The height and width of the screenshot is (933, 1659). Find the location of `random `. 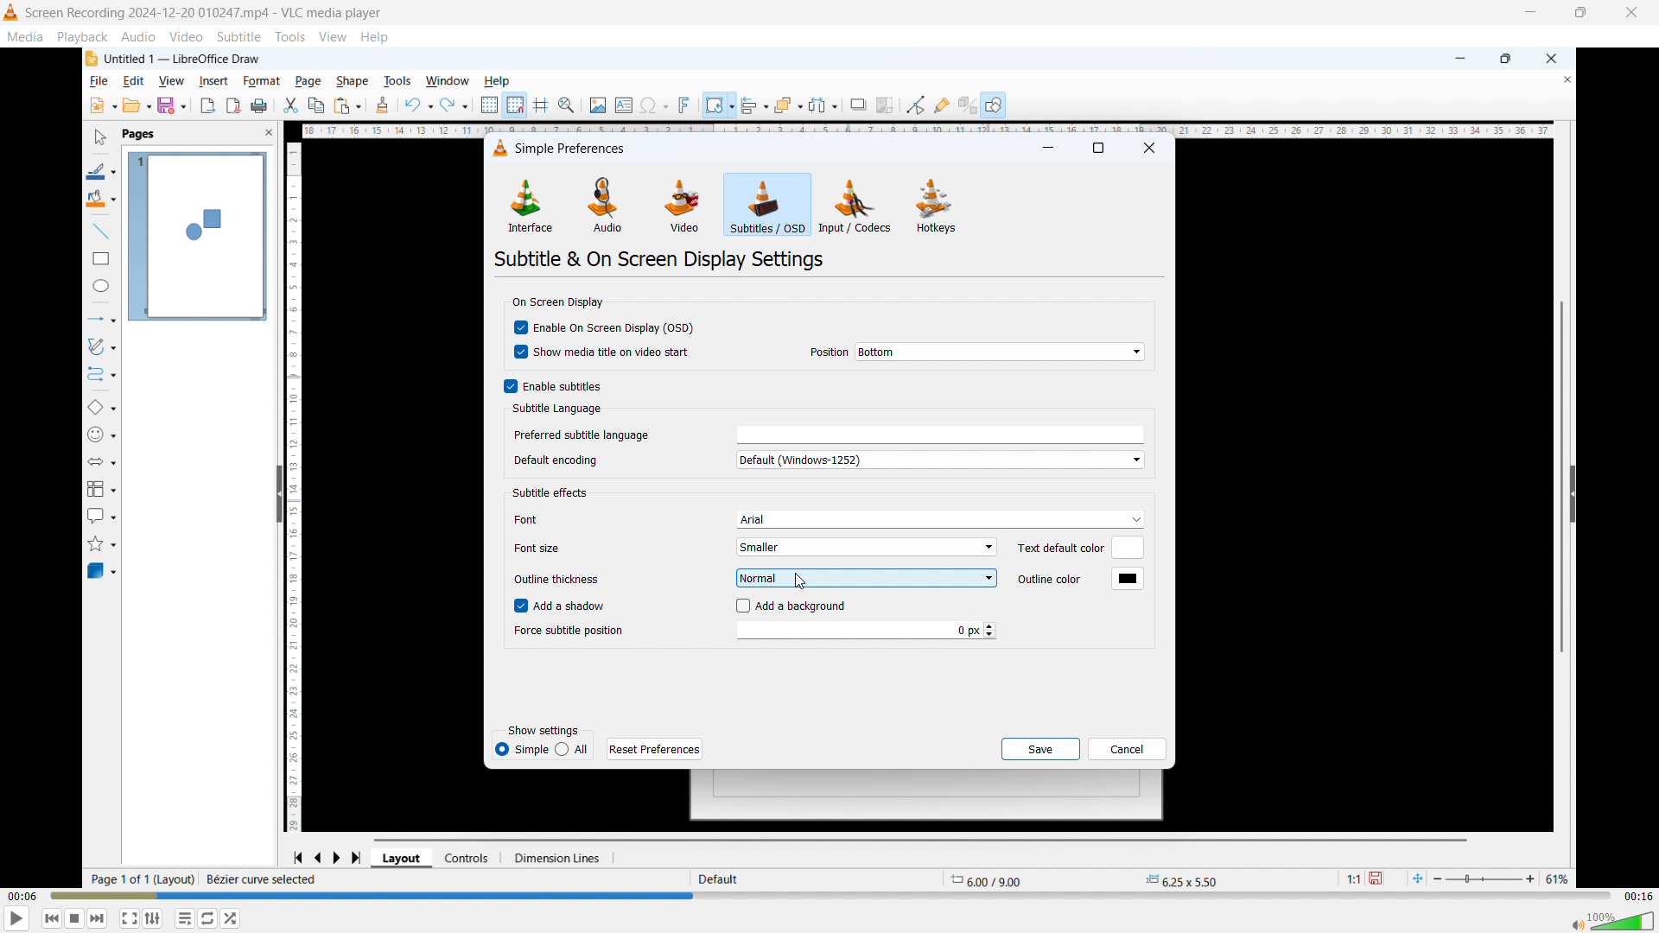

random  is located at coordinates (231, 918).